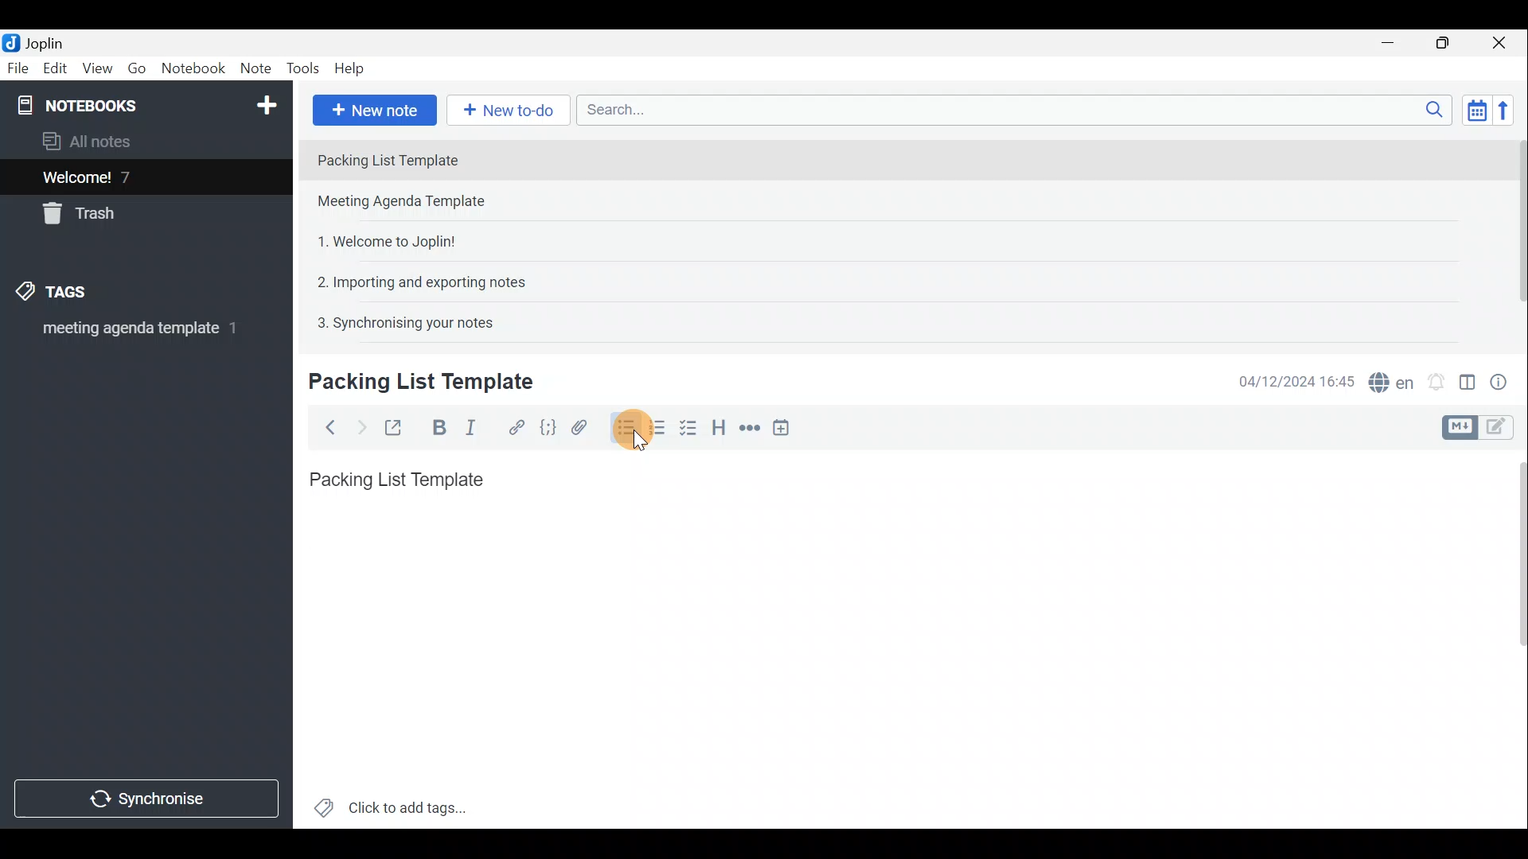  I want to click on Toggle editor layout, so click(1467, 377).